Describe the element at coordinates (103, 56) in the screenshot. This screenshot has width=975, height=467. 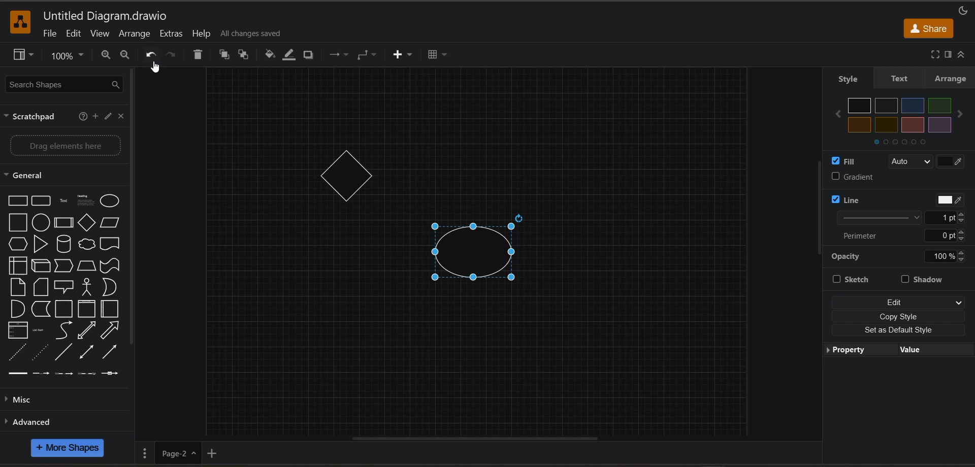
I see `zoom in` at that location.